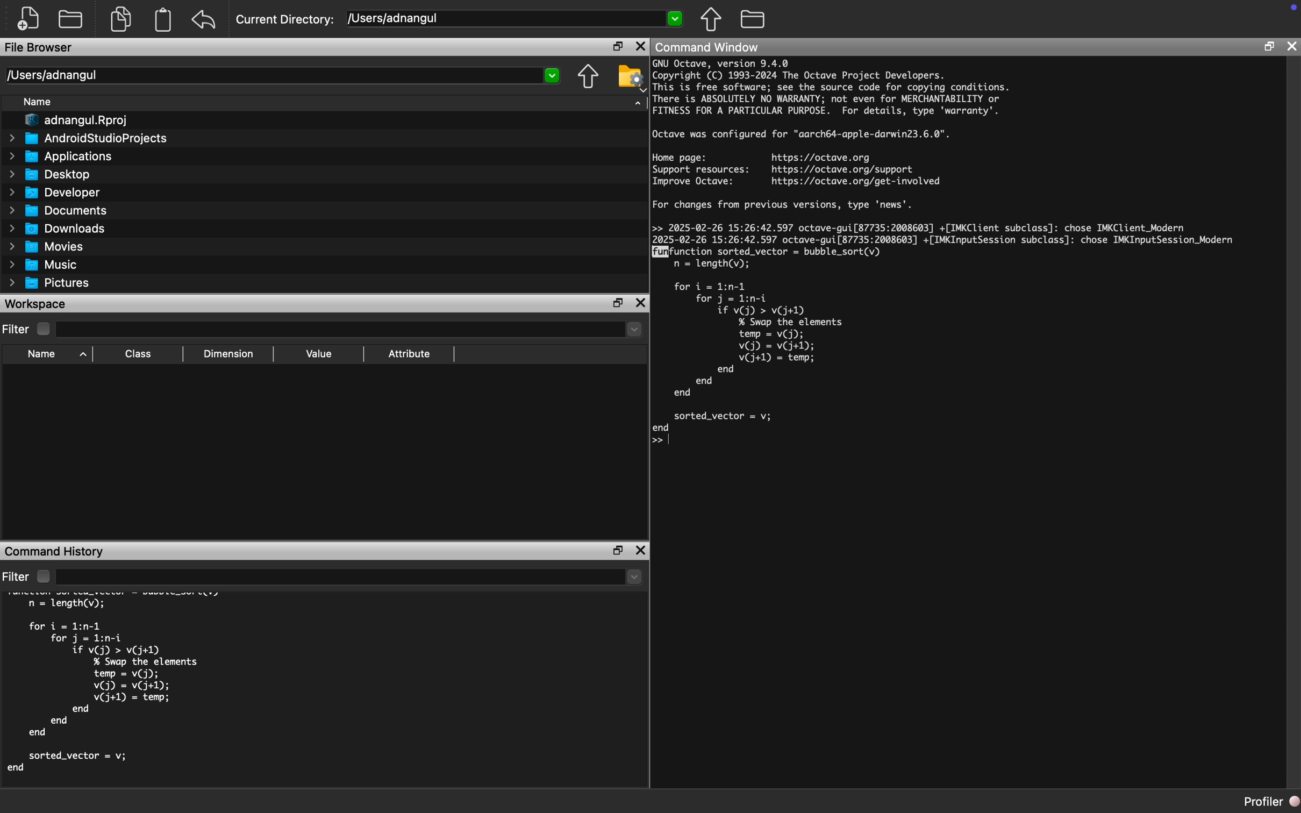 The height and width of the screenshot is (813, 1301). Describe the element at coordinates (48, 283) in the screenshot. I see `Pictures` at that location.